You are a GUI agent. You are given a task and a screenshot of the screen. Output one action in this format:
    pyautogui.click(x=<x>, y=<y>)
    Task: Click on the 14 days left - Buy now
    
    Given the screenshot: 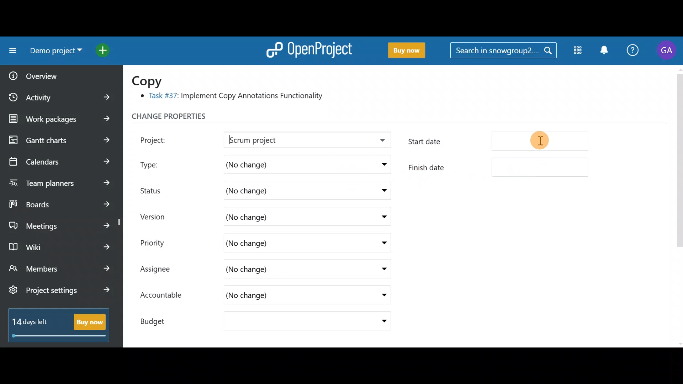 What is the action you would take?
    pyautogui.click(x=55, y=324)
    